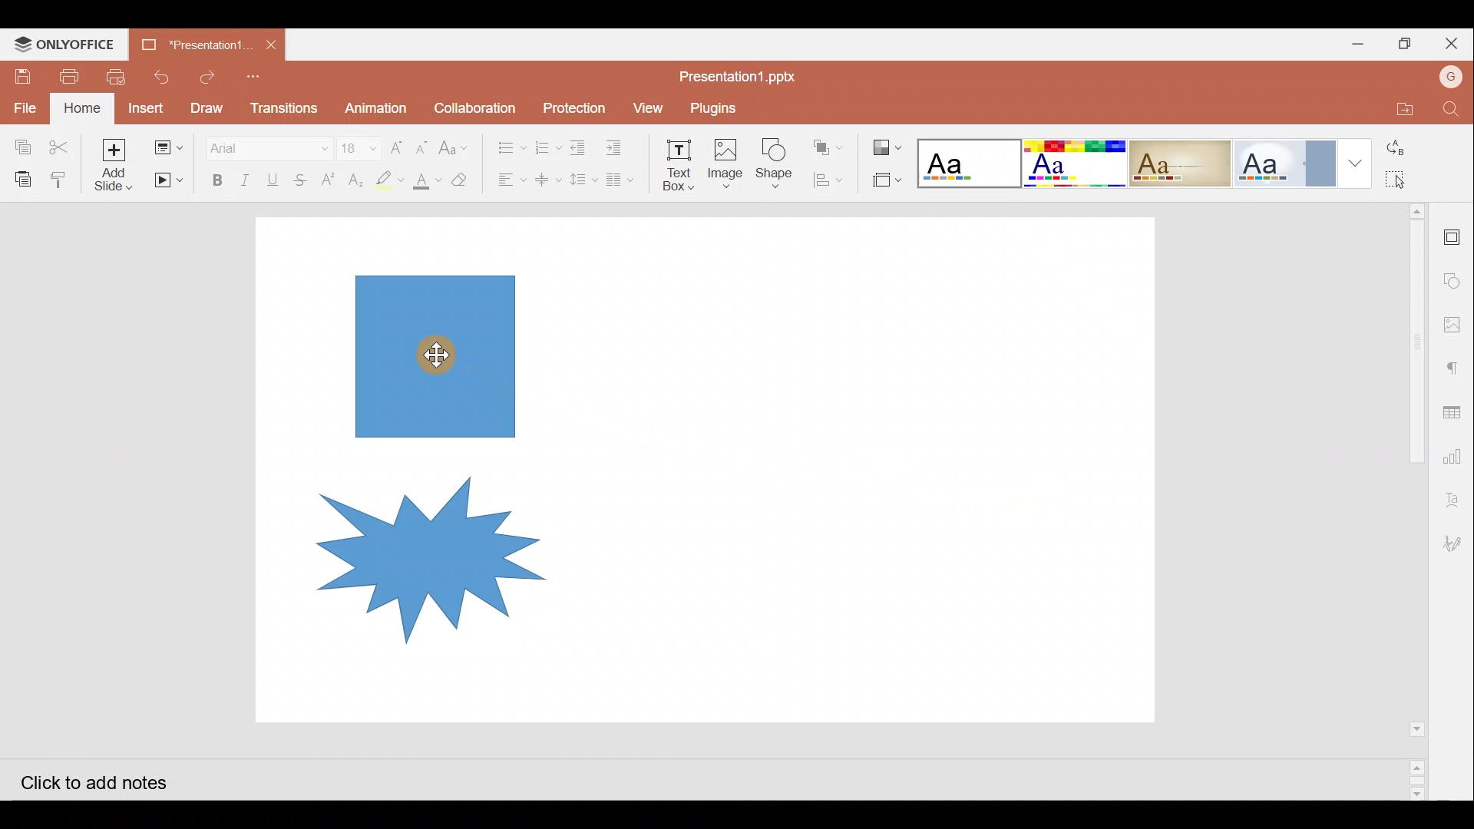  I want to click on Quick print, so click(119, 74).